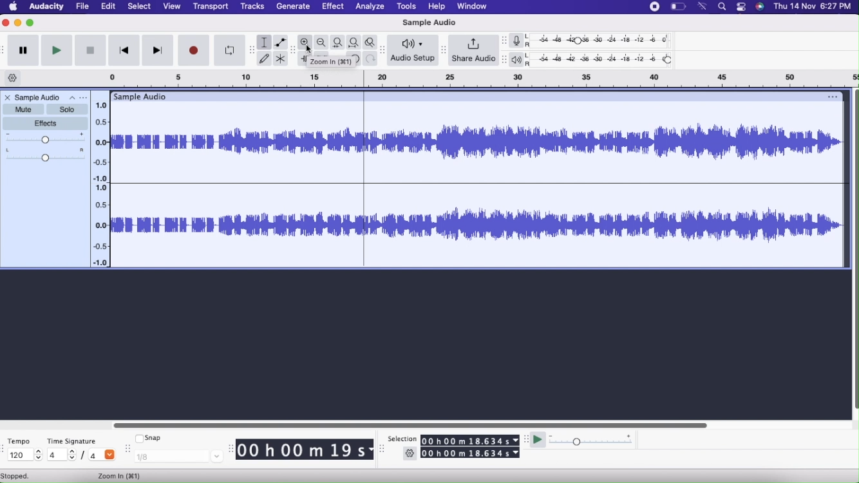  I want to click on /, so click(84, 456).